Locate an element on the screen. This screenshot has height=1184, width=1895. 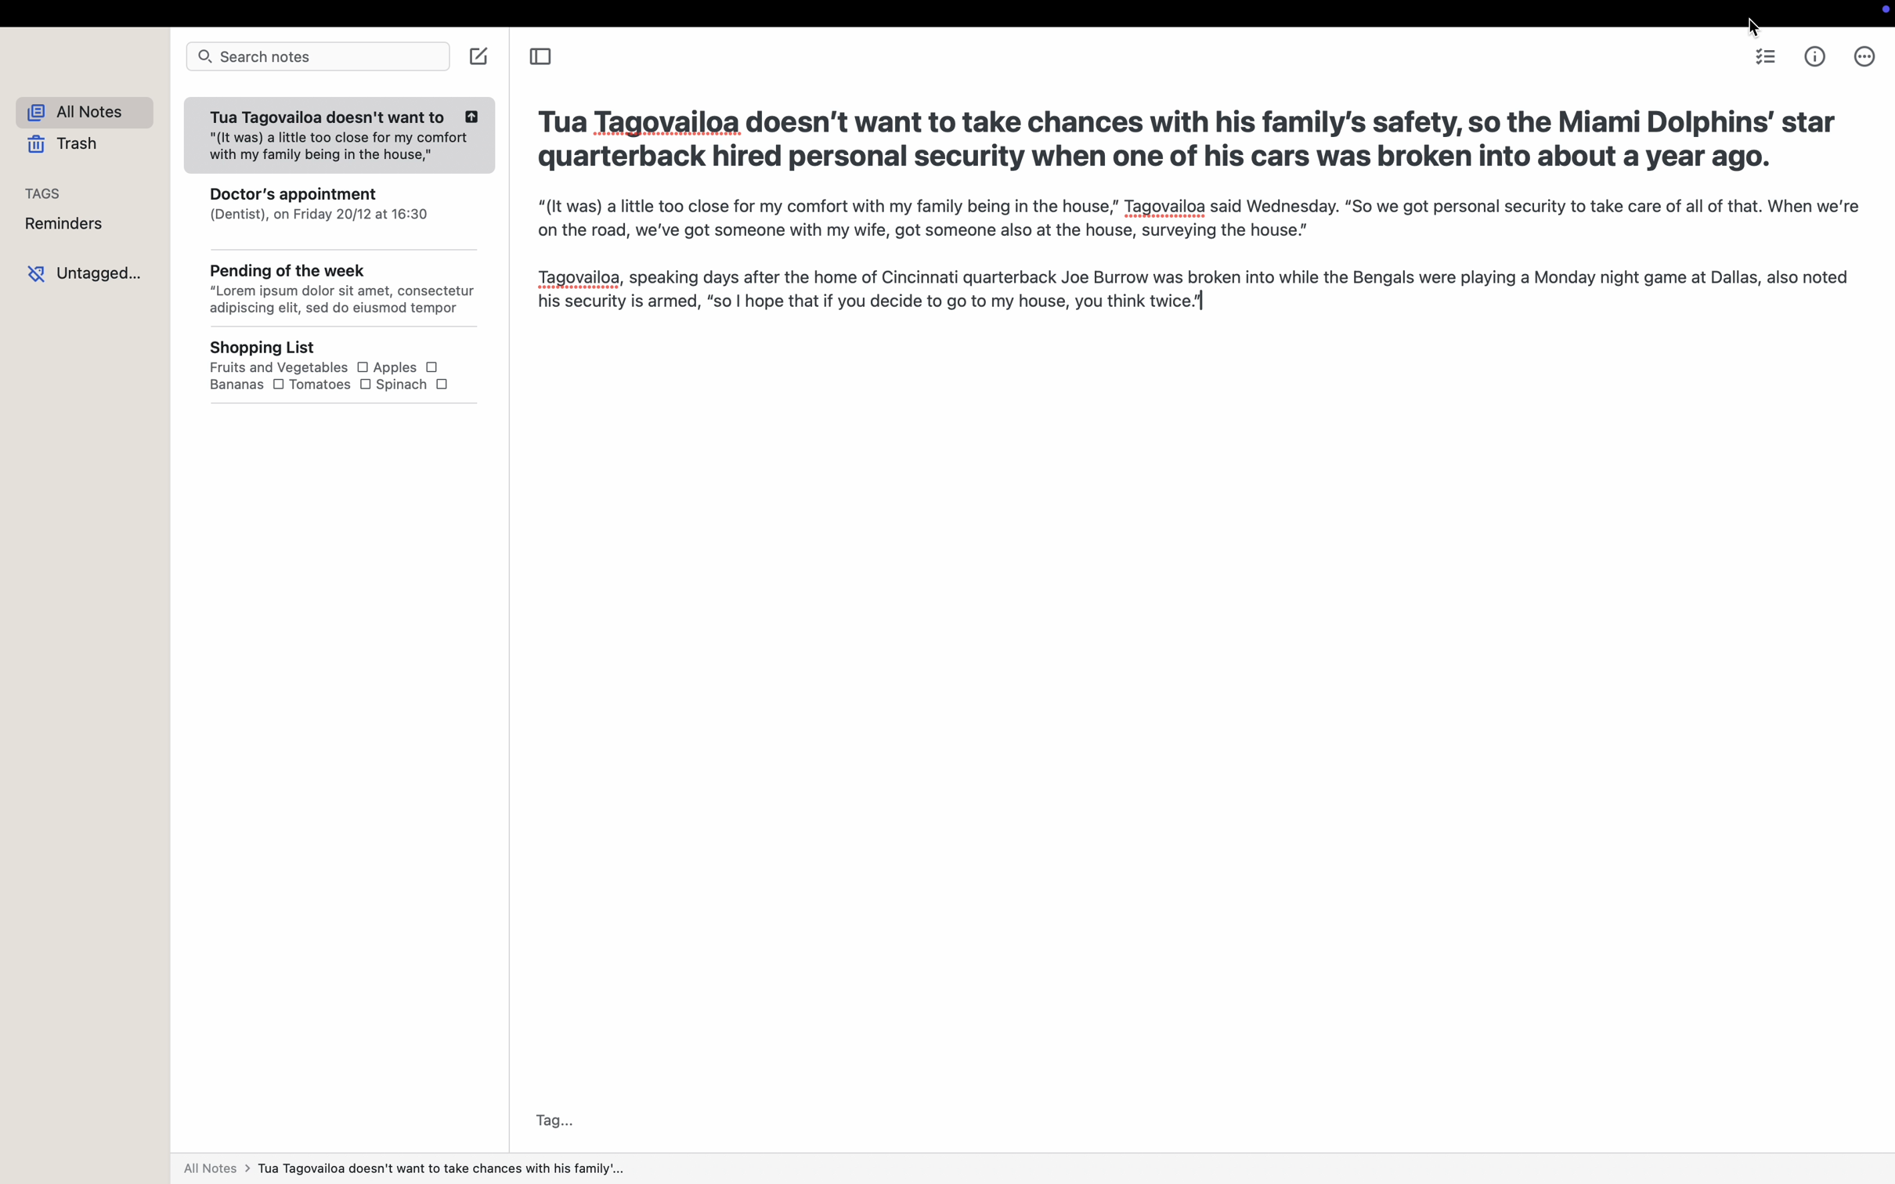
all notes is located at coordinates (91, 114).